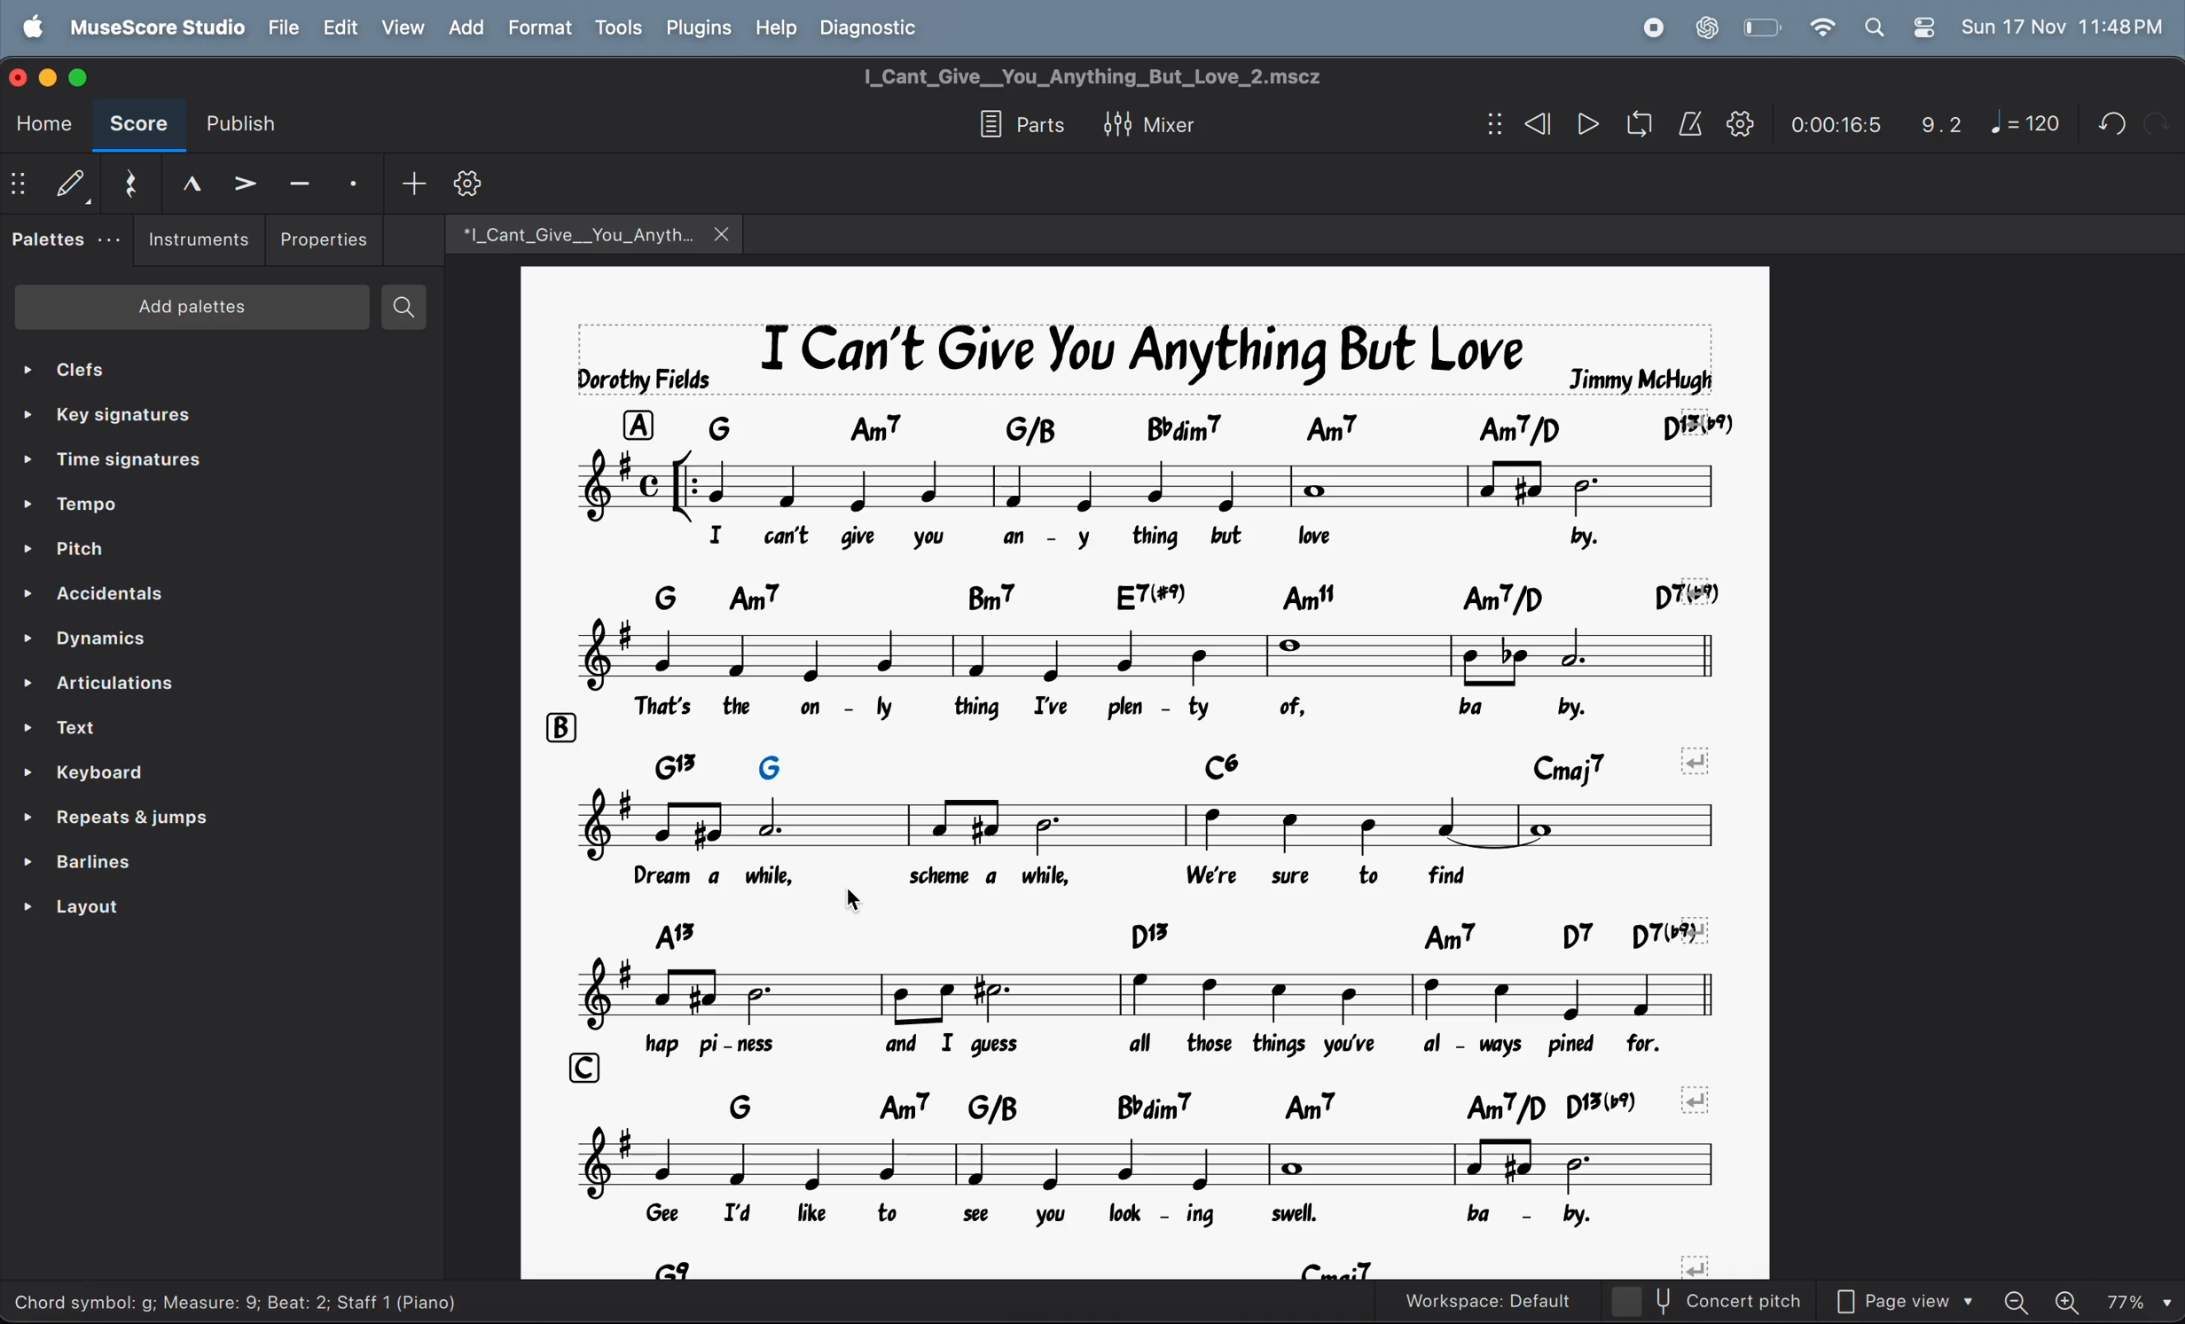 The image size is (2185, 1324). What do you see at coordinates (490, 182) in the screenshot?
I see `customize tool bar` at bounding box center [490, 182].